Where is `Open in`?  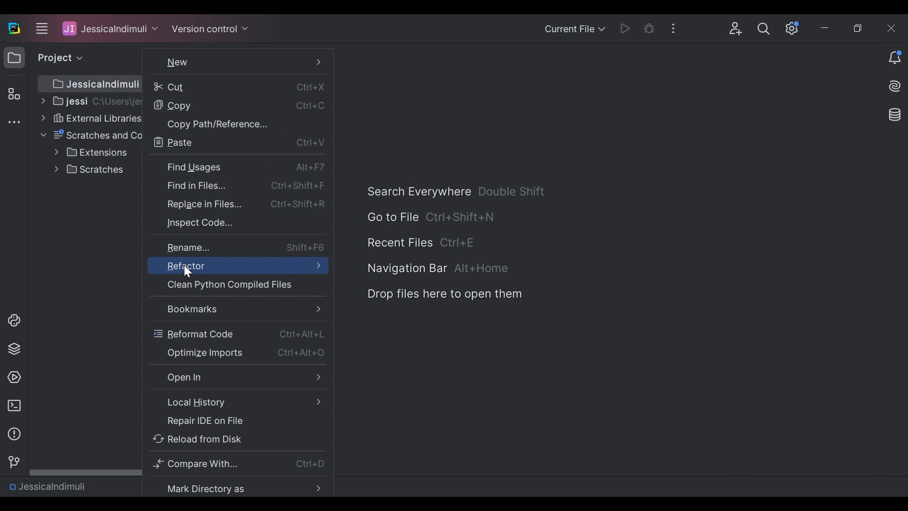 Open in is located at coordinates (236, 378).